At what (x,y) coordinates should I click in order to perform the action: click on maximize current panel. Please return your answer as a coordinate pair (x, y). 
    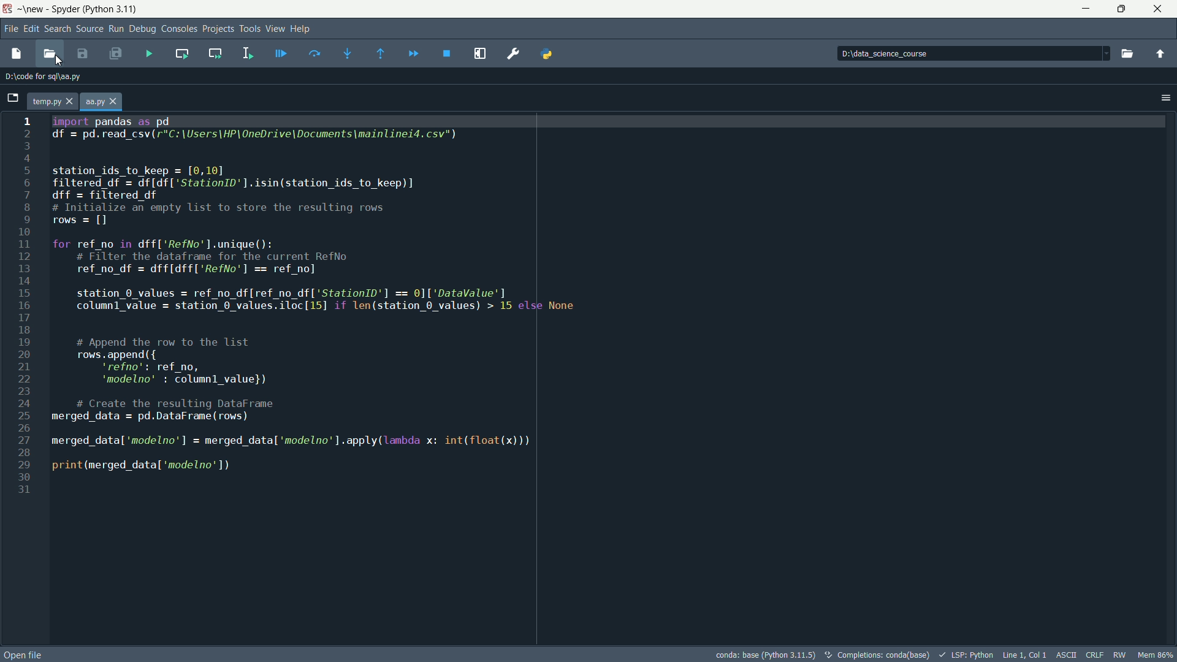
    Looking at the image, I should click on (482, 52).